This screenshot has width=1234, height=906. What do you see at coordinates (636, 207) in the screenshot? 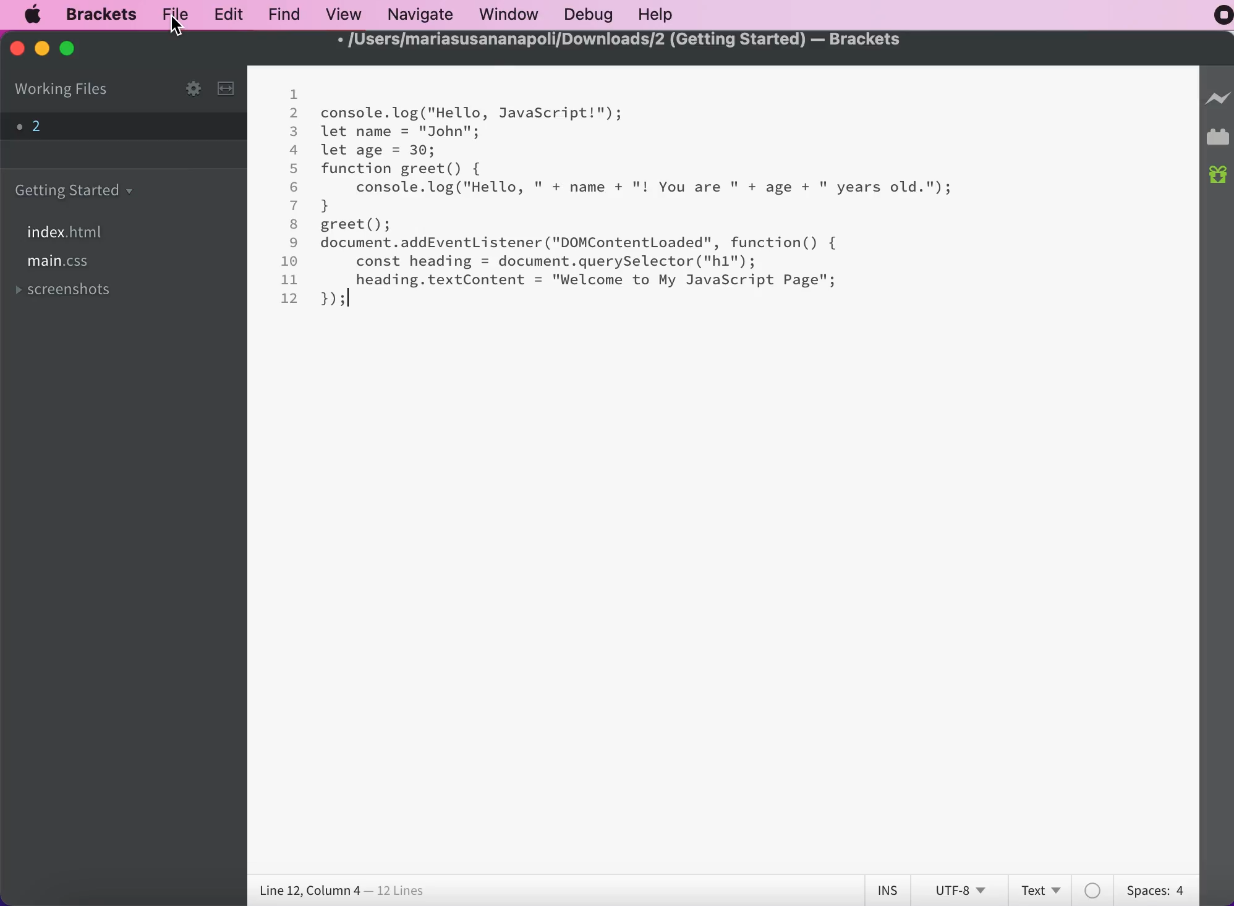
I see `console.log("Hello, JavaScript!");let name = "John";let age = 30;function greet() {console.log("Hello, " + name + "! You are " + age + " years old.");}greet ();document.addEventListener ("DOMContentLoaded", function() {const heading = document.querySelector("h1");| heading textcontent = "Welcome to My JavaScript Page"; });` at bounding box center [636, 207].